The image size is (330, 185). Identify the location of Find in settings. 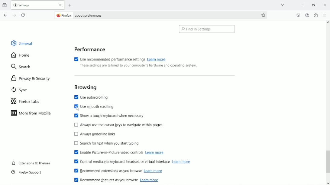
(207, 29).